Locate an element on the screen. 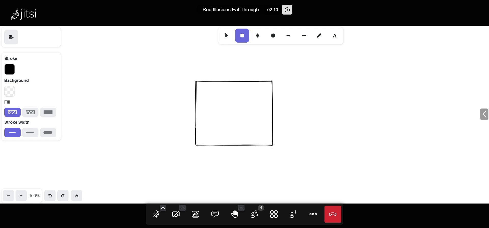 The image size is (489, 228). redo is located at coordinates (63, 195).